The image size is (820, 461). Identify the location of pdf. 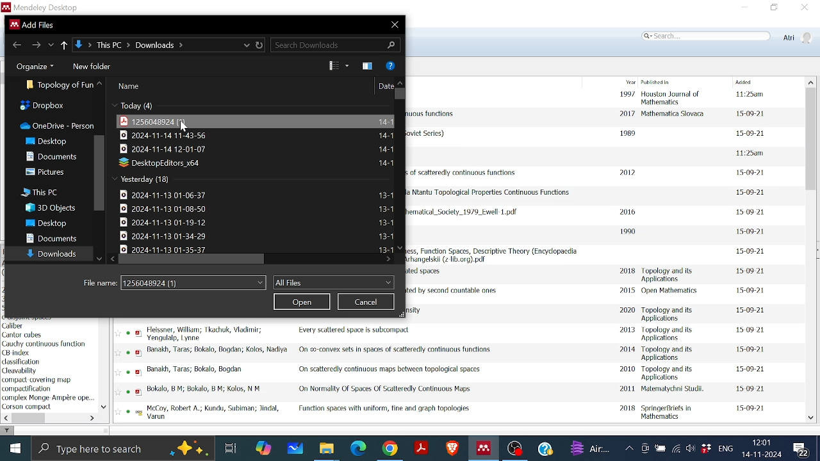
(141, 334).